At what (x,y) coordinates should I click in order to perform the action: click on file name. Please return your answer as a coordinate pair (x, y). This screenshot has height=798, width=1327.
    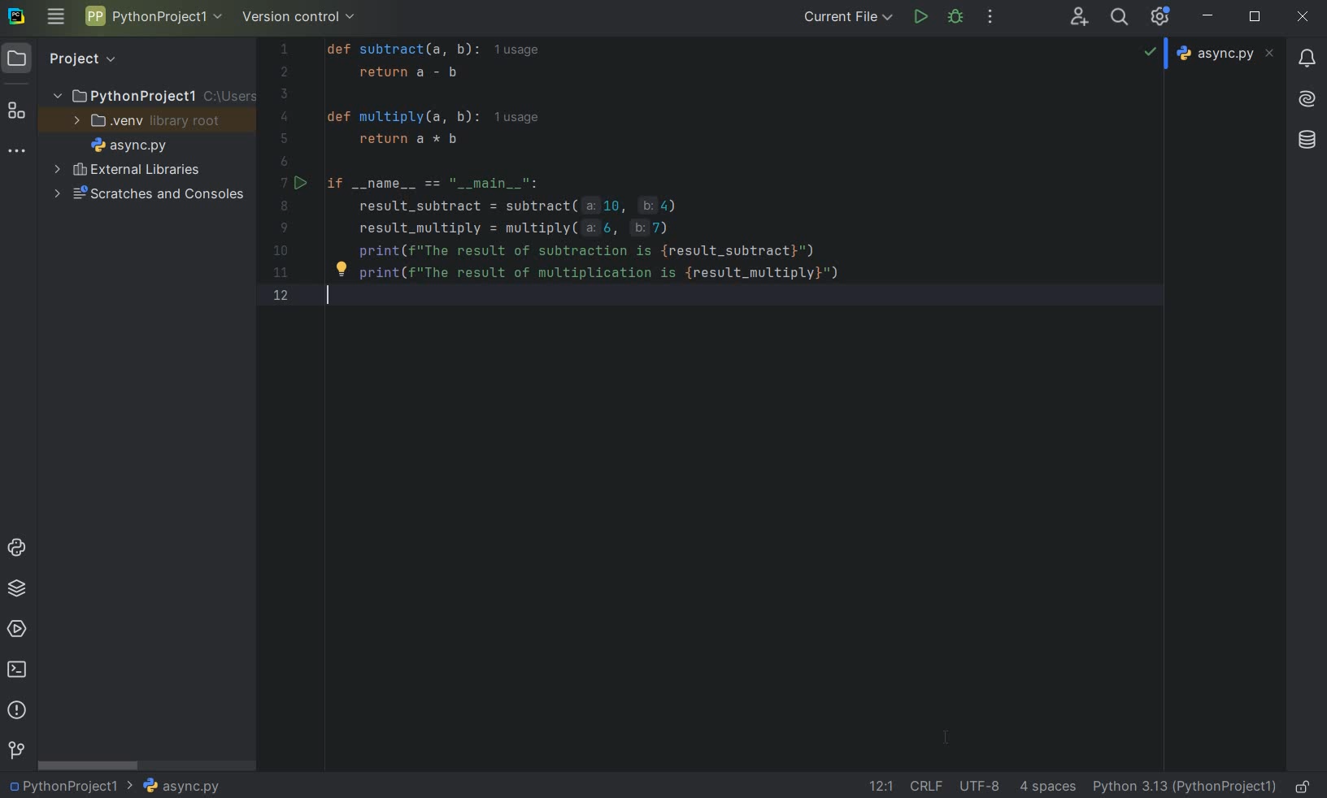
    Looking at the image, I should click on (1228, 53).